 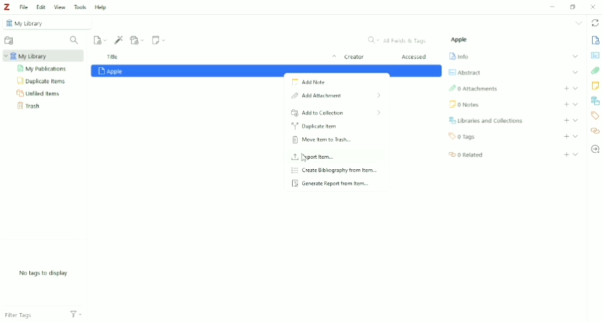 I want to click on Related, so click(x=466, y=155).